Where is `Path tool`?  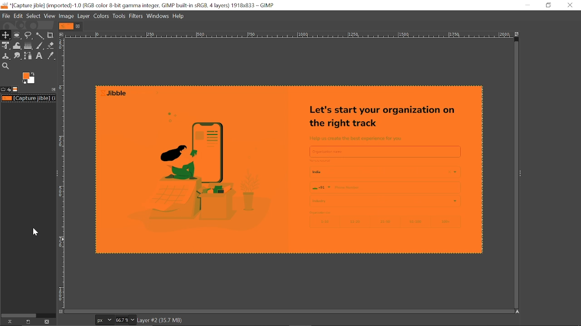
Path tool is located at coordinates (29, 55).